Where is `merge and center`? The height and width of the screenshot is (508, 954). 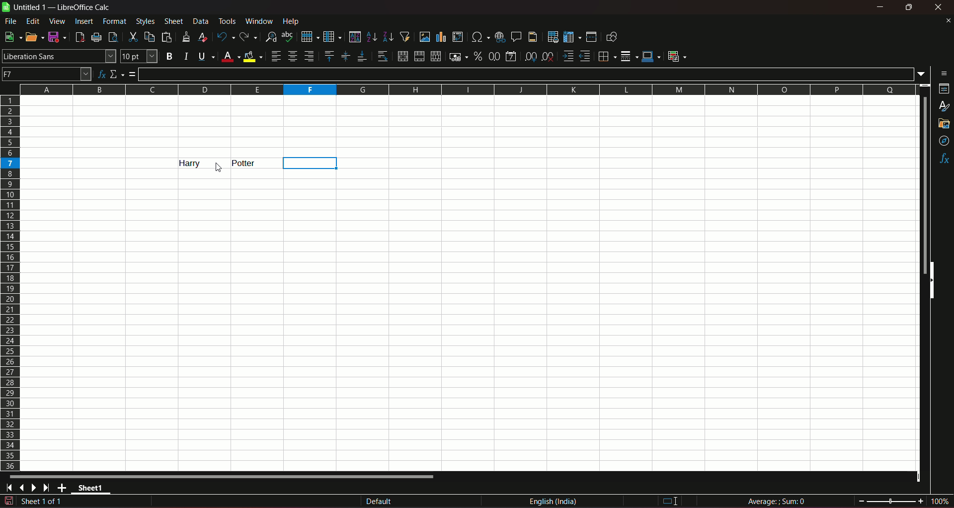 merge and center is located at coordinates (402, 56).